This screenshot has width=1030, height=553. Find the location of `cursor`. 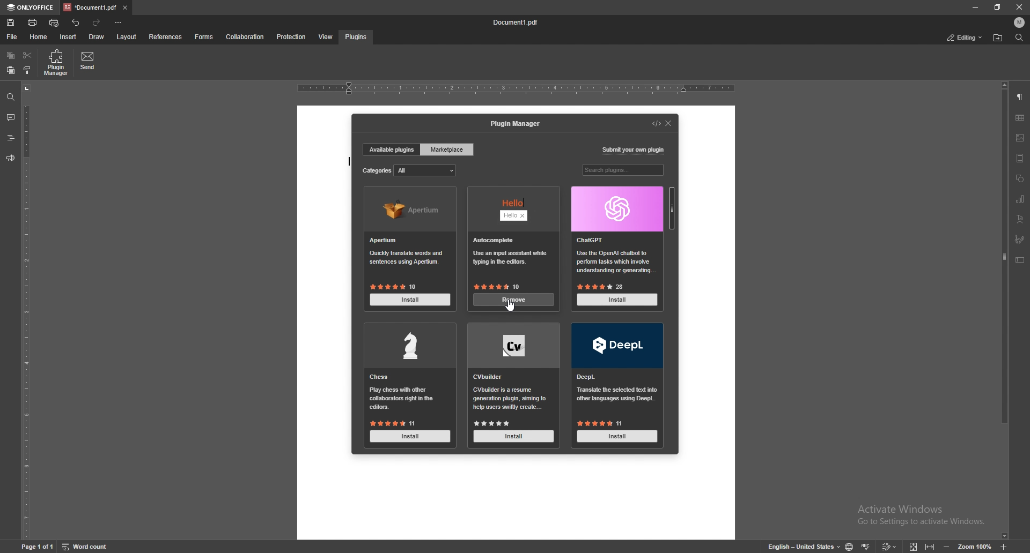

cursor is located at coordinates (512, 306).